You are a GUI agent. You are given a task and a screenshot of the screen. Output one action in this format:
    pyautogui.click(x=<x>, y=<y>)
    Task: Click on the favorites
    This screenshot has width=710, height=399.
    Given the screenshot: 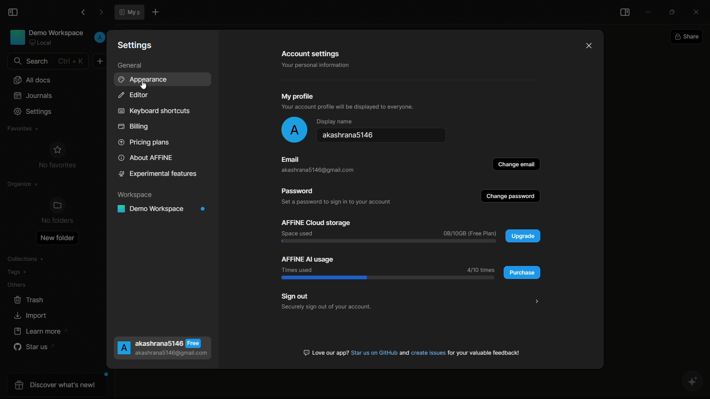 What is the action you would take?
    pyautogui.click(x=21, y=129)
    